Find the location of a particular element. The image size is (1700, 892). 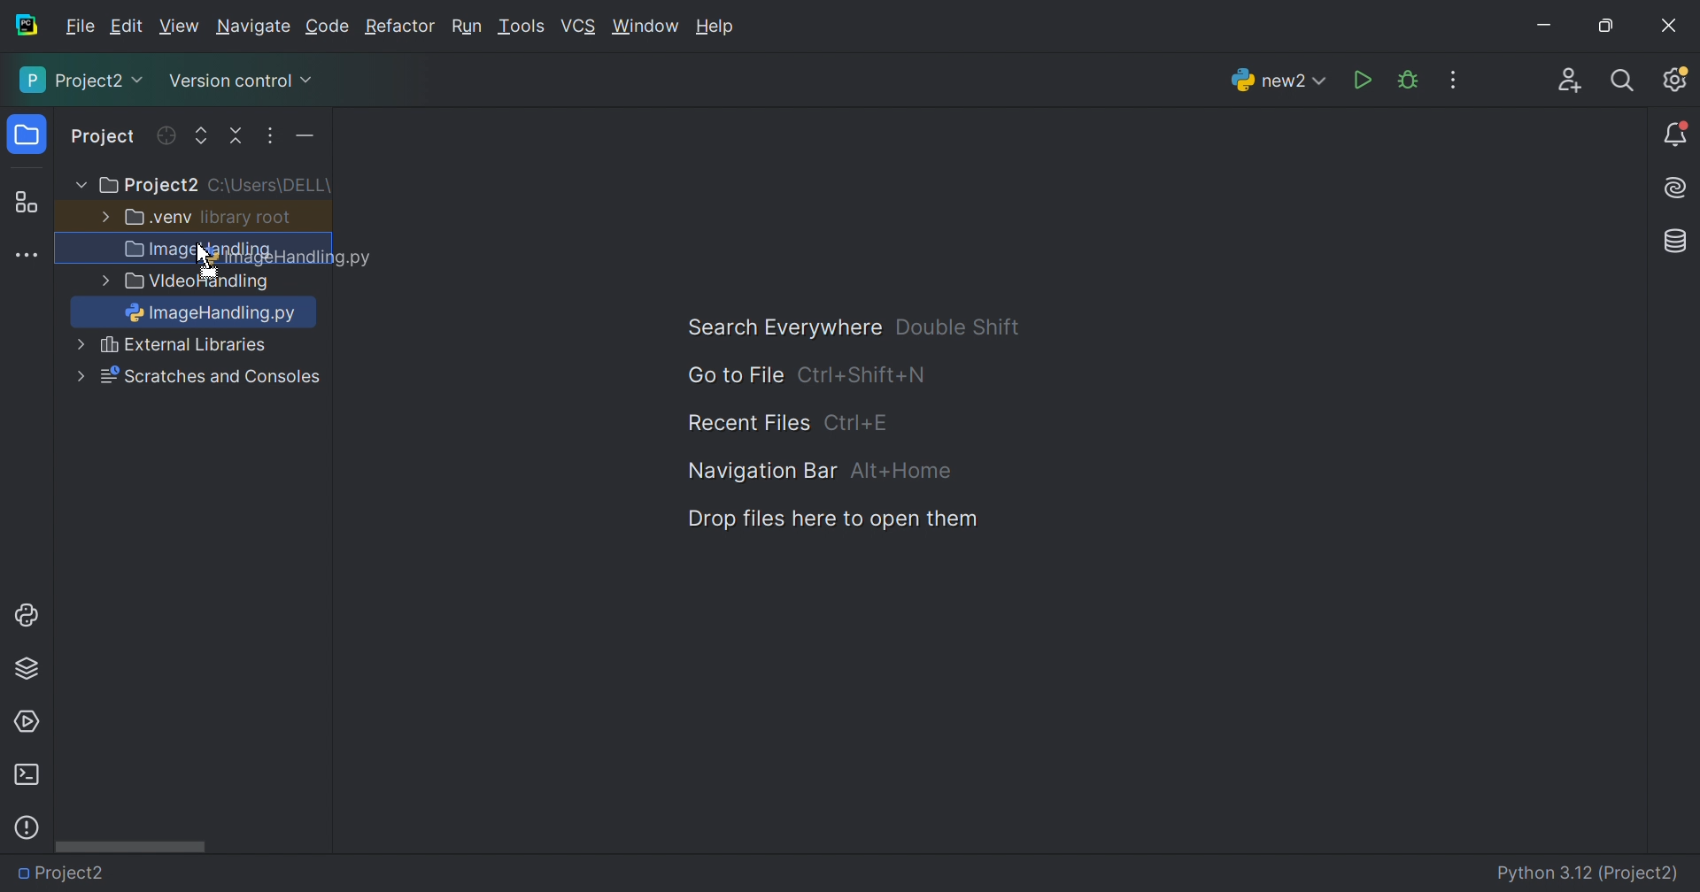

Image Handling is located at coordinates (199, 251).